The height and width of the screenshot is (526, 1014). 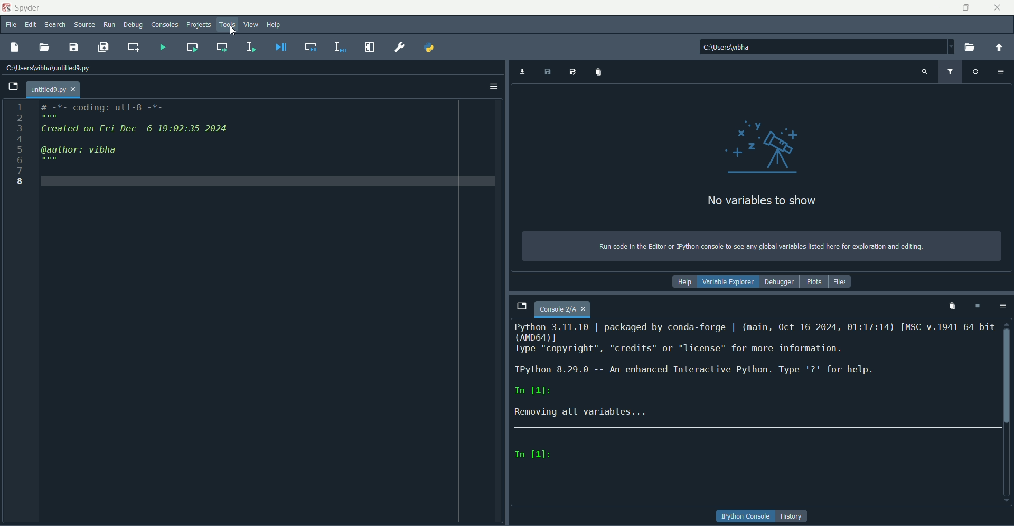 What do you see at coordinates (31, 25) in the screenshot?
I see `edit` at bounding box center [31, 25].